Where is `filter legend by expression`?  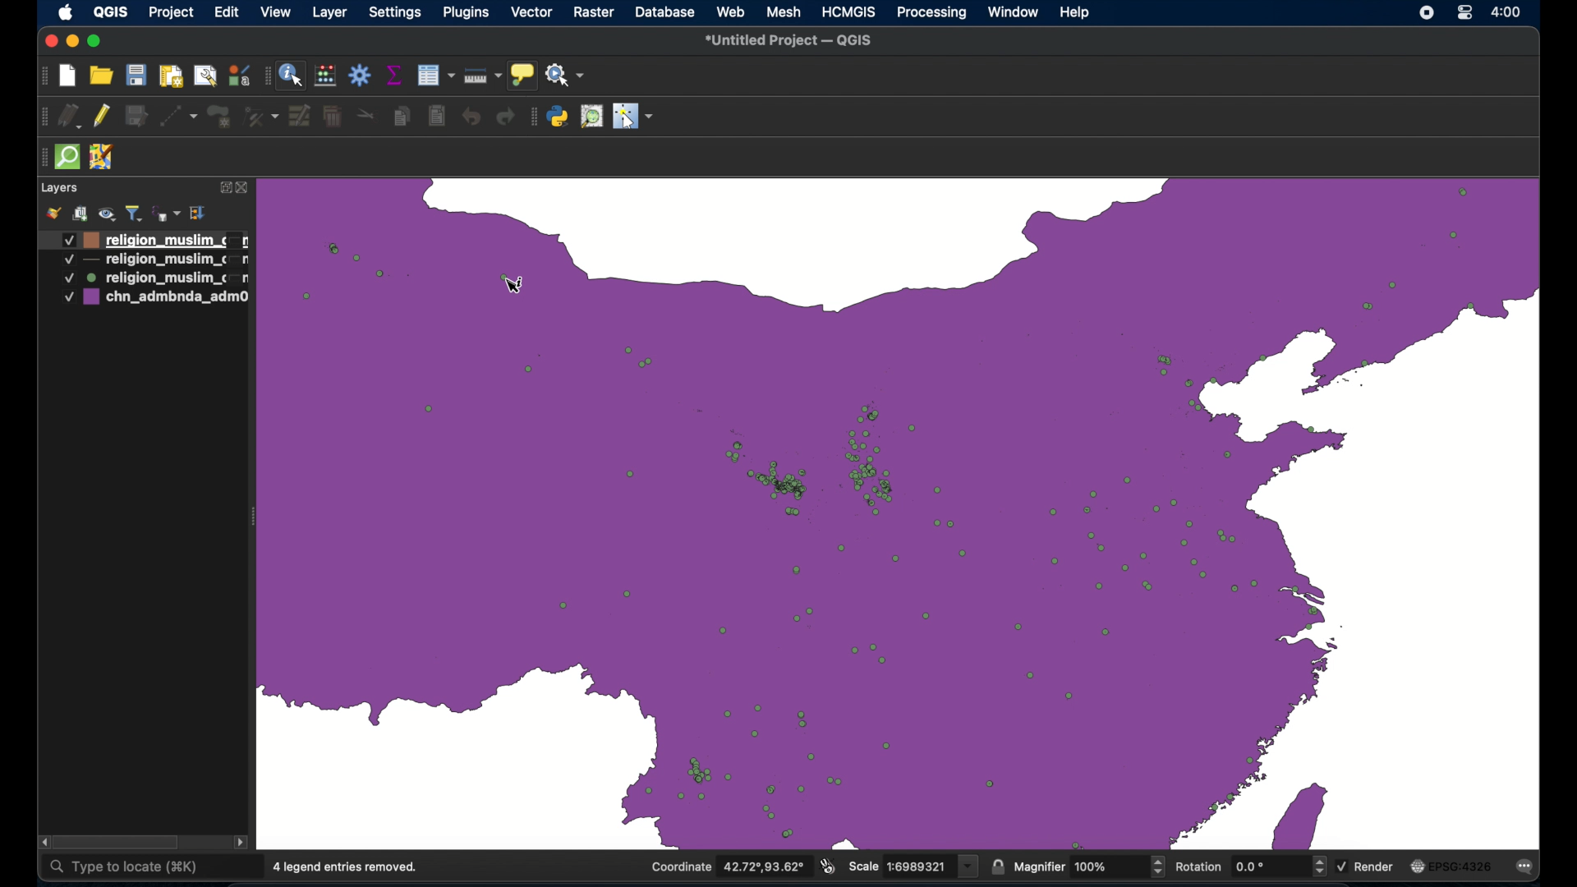
filter legend by expression is located at coordinates (167, 213).